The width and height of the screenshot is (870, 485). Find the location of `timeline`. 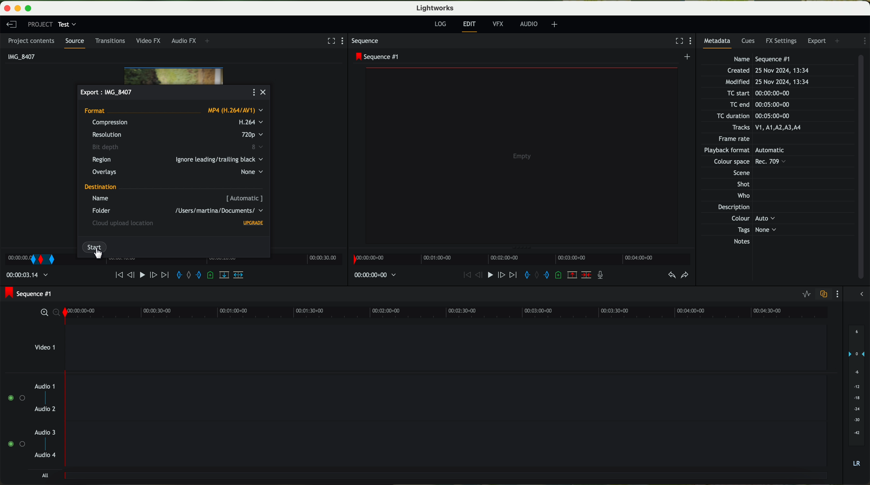

timeline is located at coordinates (521, 259).